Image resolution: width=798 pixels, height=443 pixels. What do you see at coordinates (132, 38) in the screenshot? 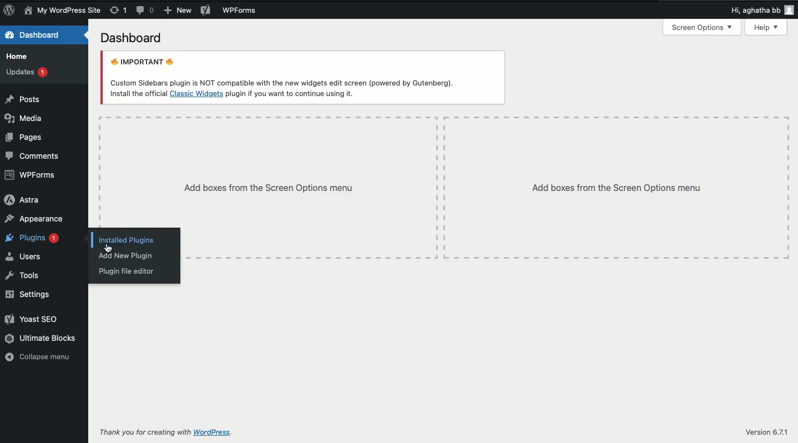
I see `Dashboard` at bounding box center [132, 38].